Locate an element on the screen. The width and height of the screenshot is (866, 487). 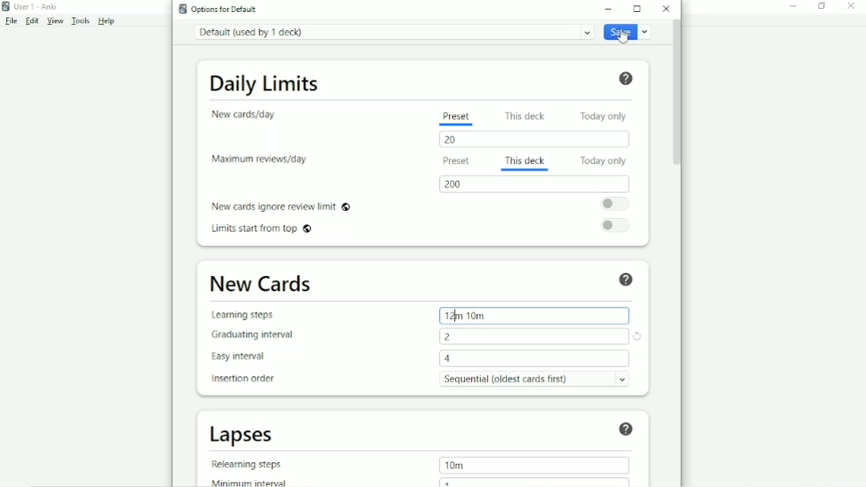
Relearning steps is located at coordinates (247, 464).